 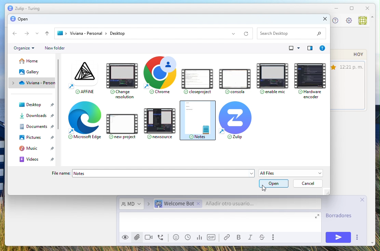 I want to click on attachment, so click(x=136, y=237).